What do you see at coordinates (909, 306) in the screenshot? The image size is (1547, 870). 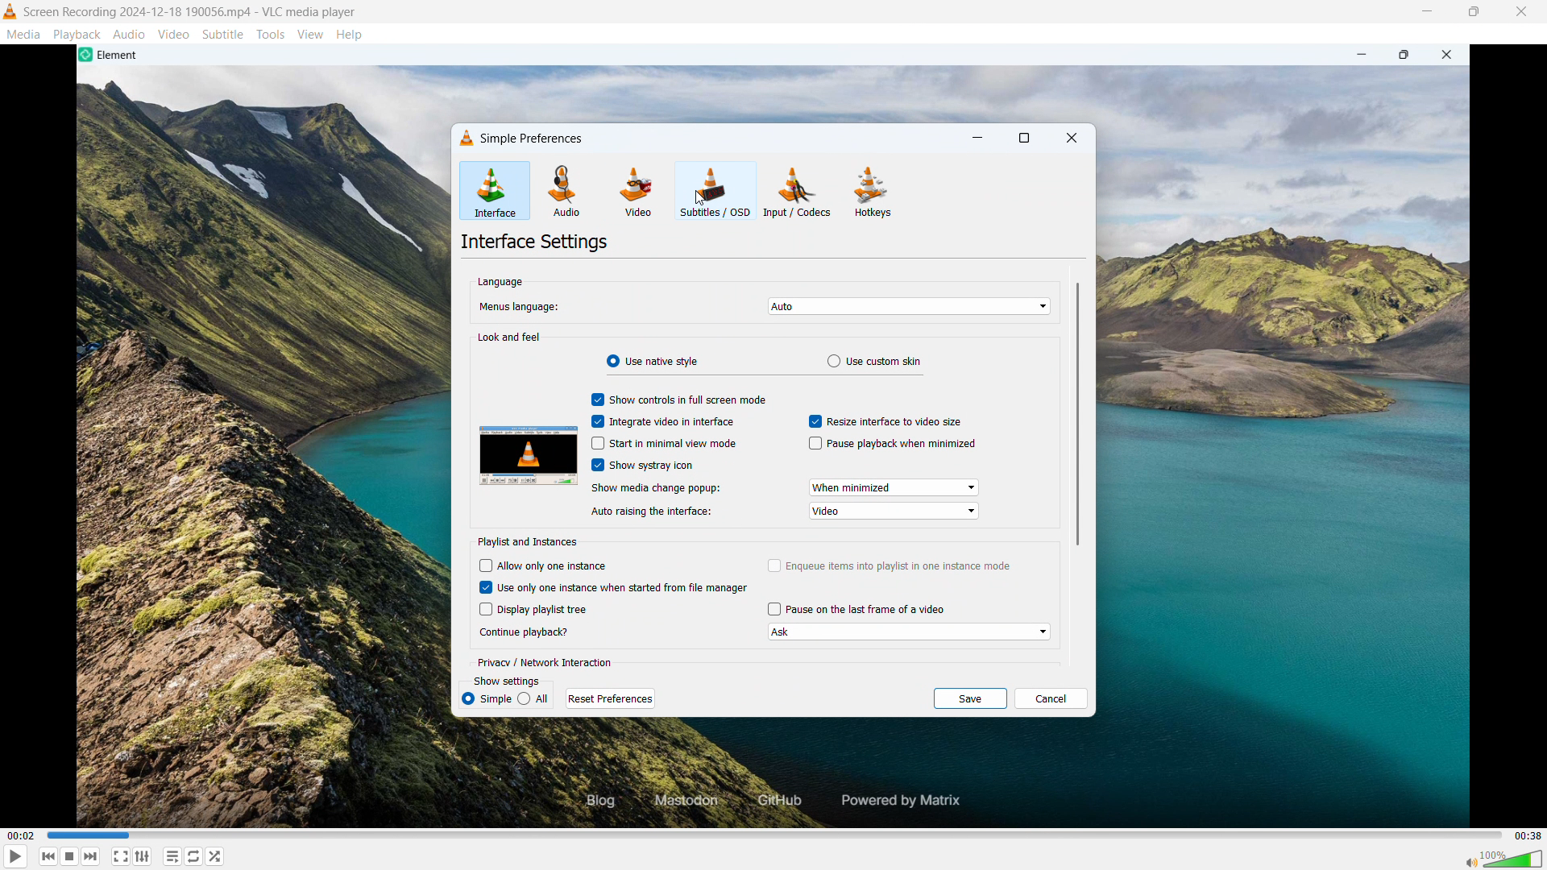 I see `Select menu language ` at bounding box center [909, 306].